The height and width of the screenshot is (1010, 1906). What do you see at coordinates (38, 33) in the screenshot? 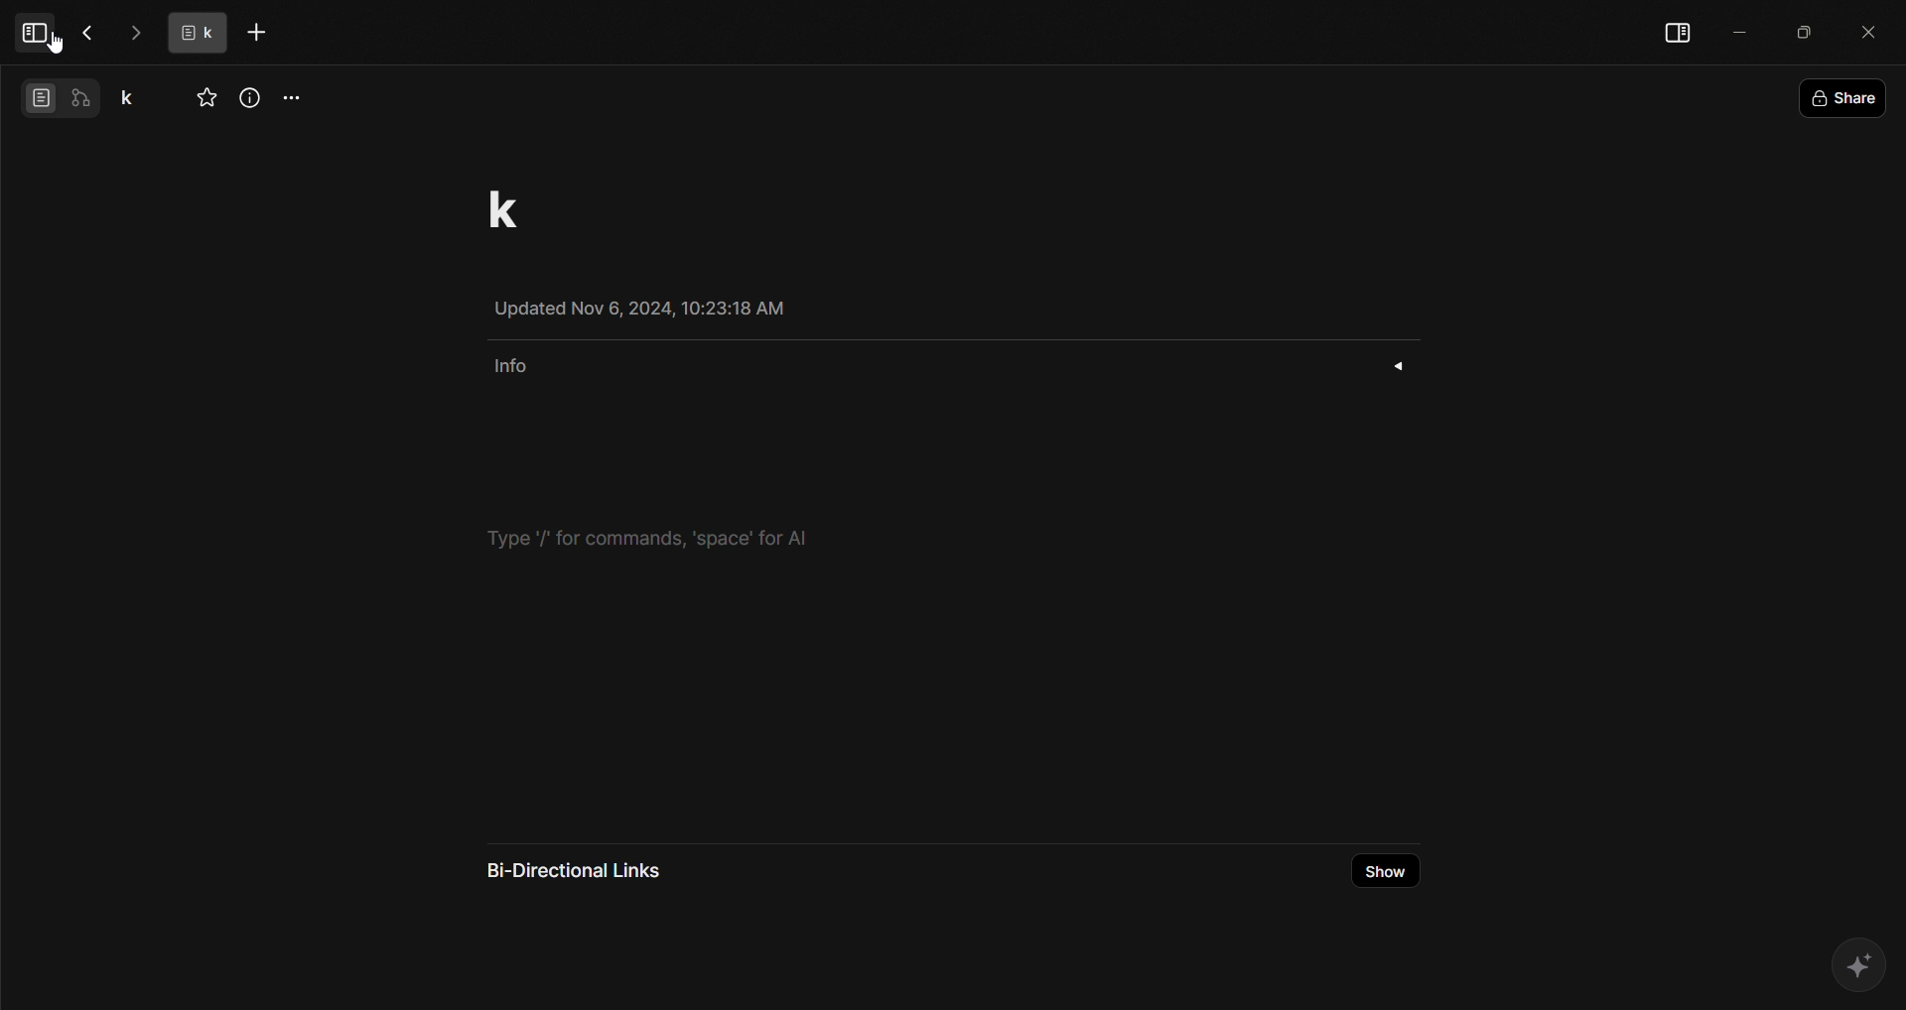
I see `view sidebar` at bounding box center [38, 33].